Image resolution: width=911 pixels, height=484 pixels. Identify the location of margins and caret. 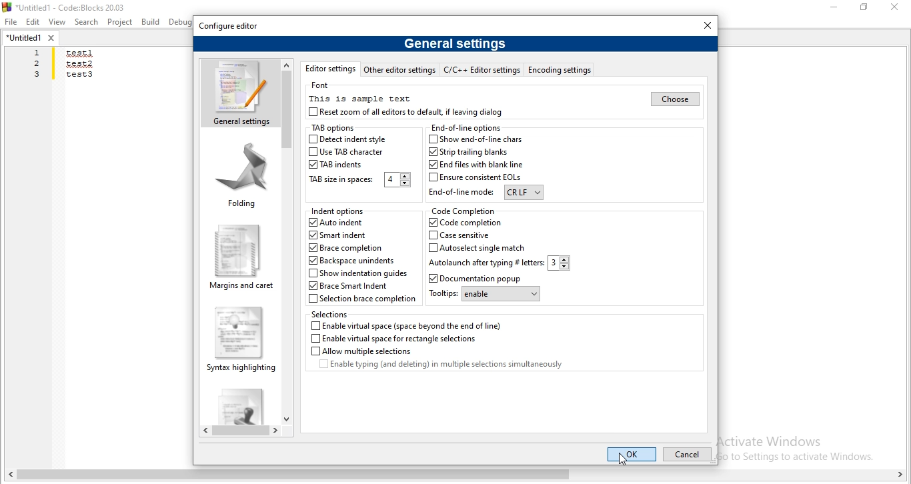
(239, 257).